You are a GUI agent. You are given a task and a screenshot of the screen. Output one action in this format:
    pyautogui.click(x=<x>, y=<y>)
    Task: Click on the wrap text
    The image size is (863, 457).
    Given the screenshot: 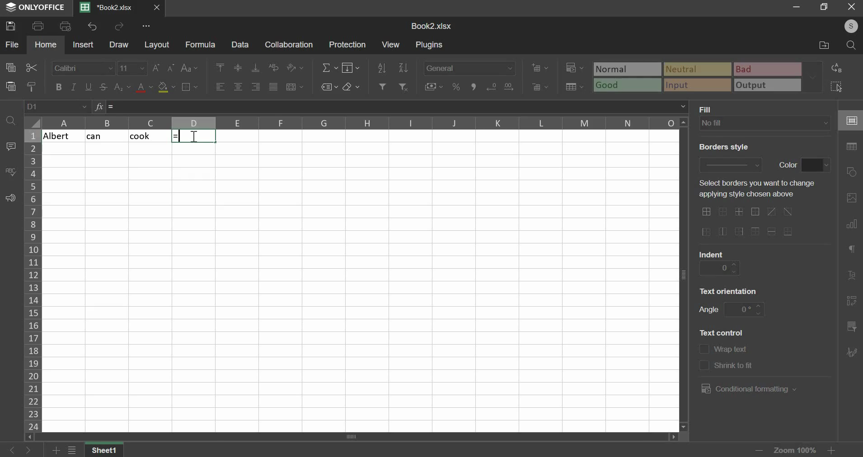 What is the action you would take?
    pyautogui.click(x=275, y=66)
    